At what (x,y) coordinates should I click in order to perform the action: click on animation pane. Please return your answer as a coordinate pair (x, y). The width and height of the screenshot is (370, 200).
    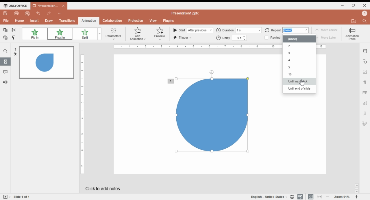
    Looking at the image, I should click on (352, 34).